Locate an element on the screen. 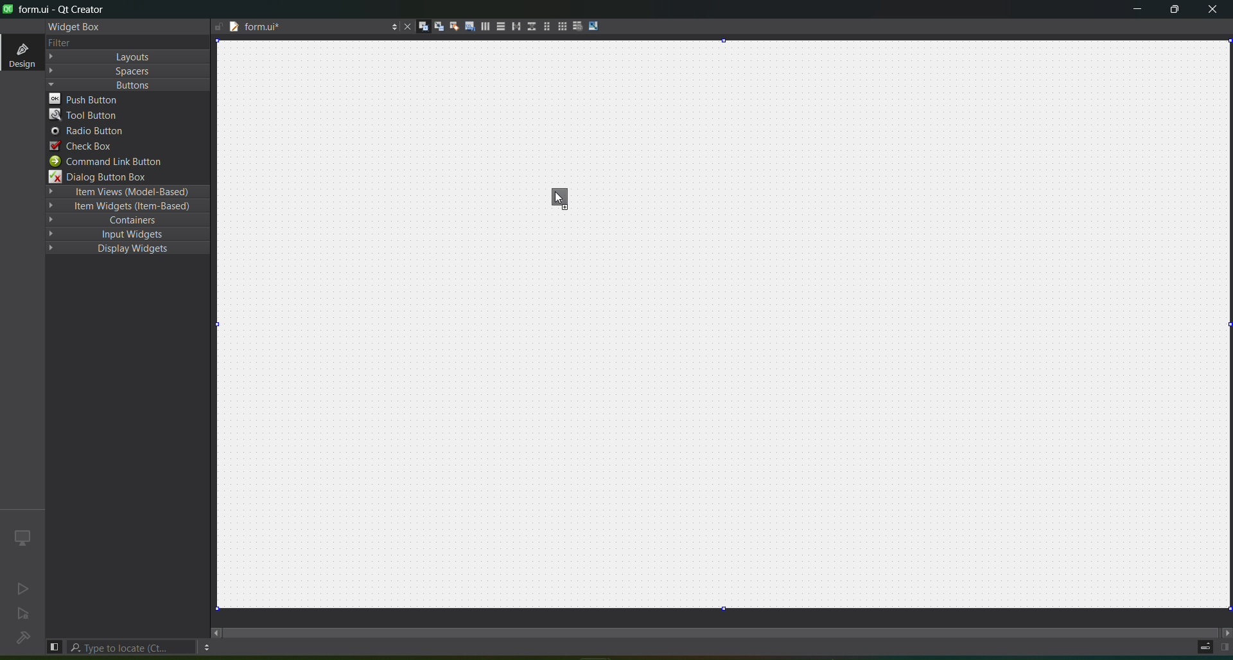 The height and width of the screenshot is (660, 1233). push button is located at coordinates (129, 99).